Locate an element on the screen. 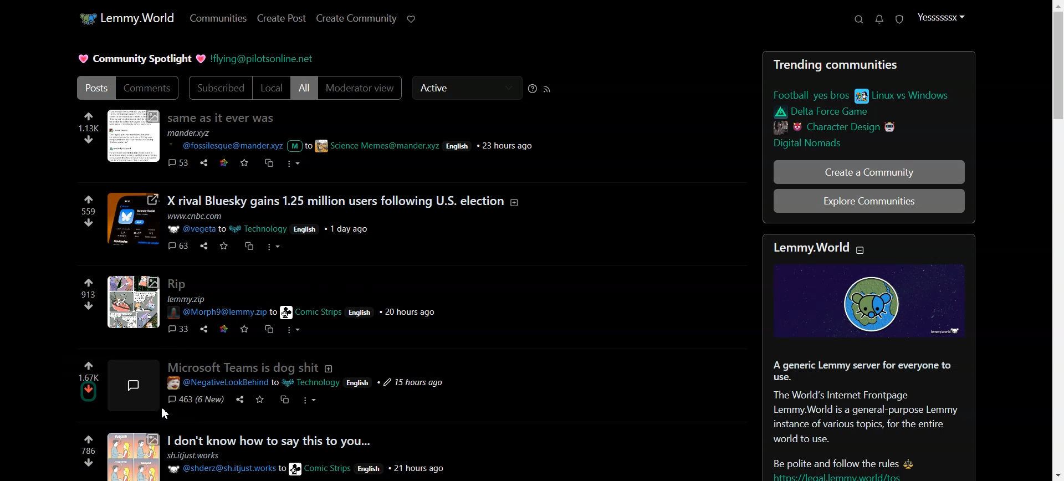  link is located at coordinates (224, 330).